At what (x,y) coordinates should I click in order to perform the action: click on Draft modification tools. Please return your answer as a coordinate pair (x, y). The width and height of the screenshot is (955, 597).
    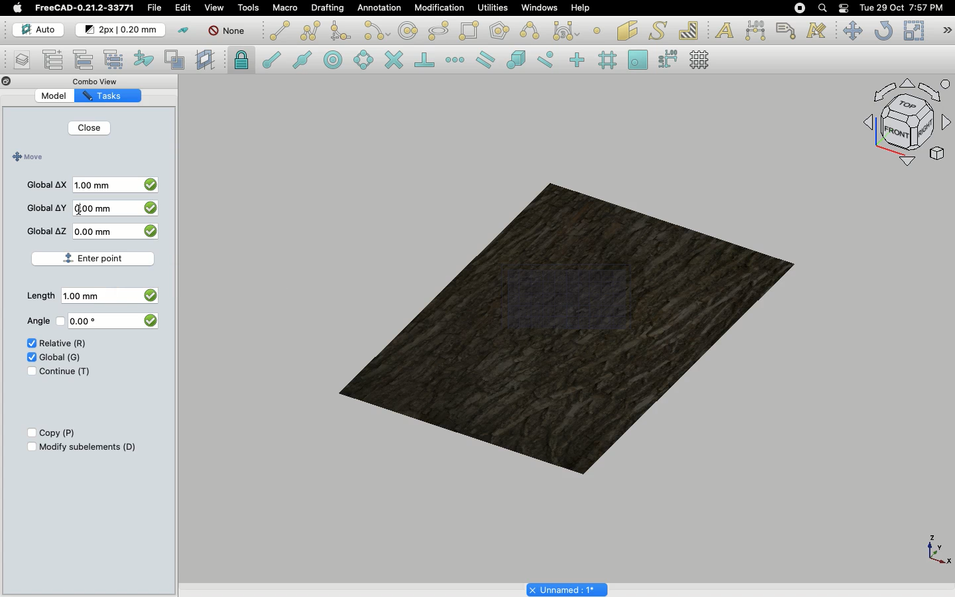
    Looking at the image, I should click on (946, 32).